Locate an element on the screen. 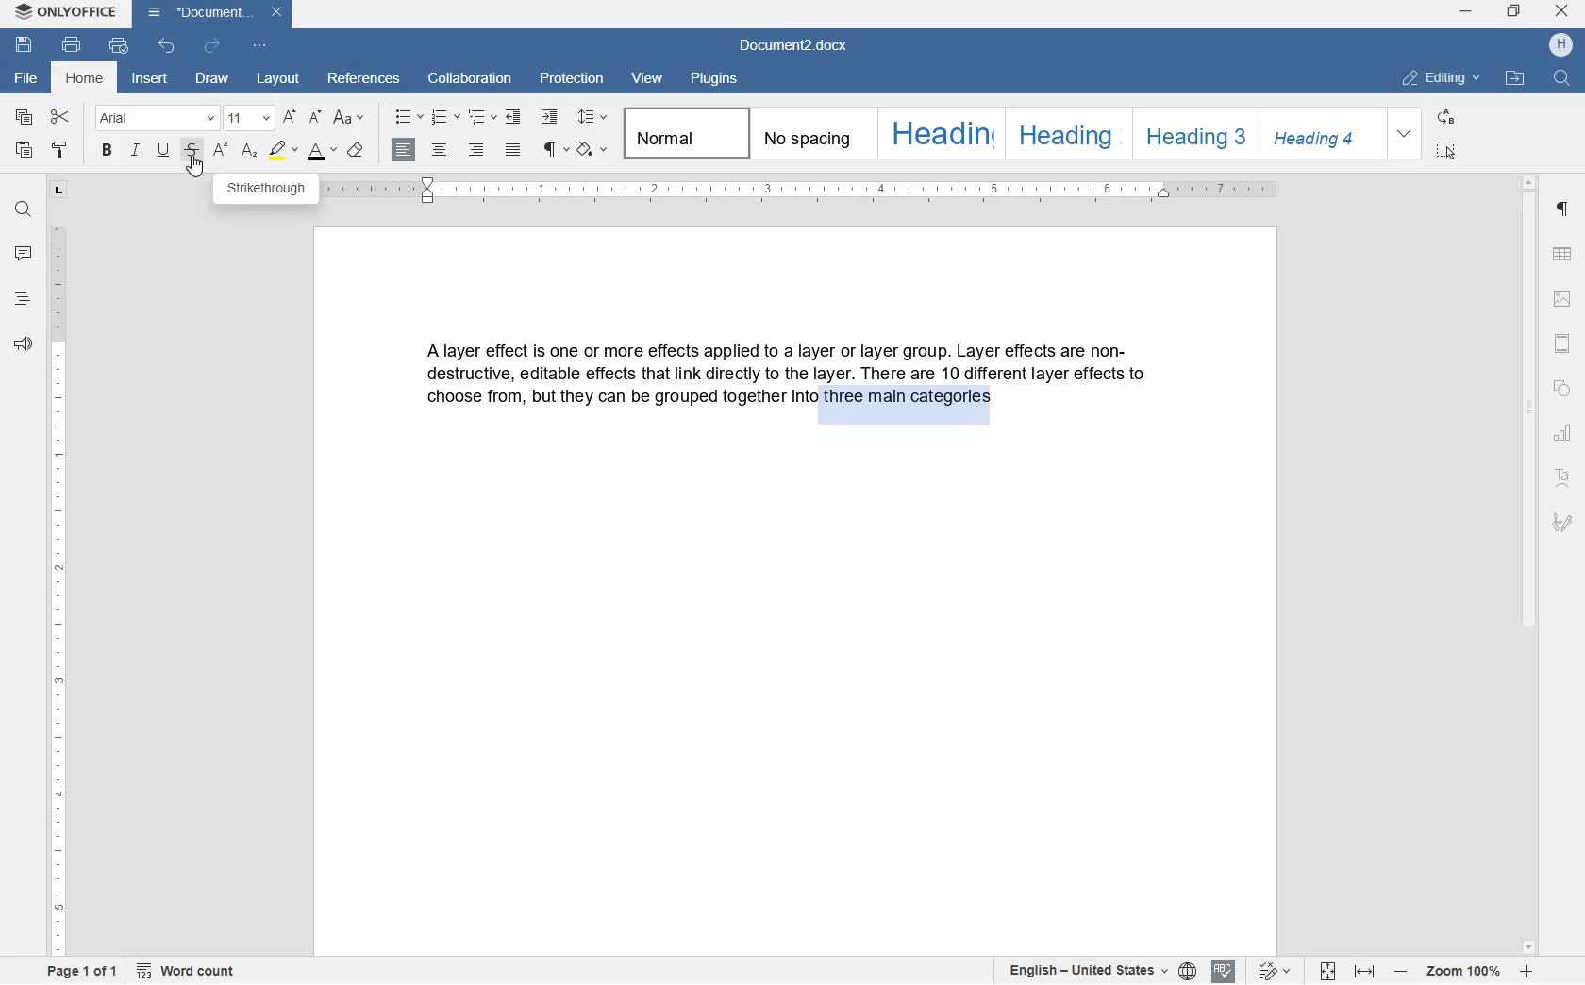 The image size is (1585, 985). scrollbar is located at coordinates (1529, 563).